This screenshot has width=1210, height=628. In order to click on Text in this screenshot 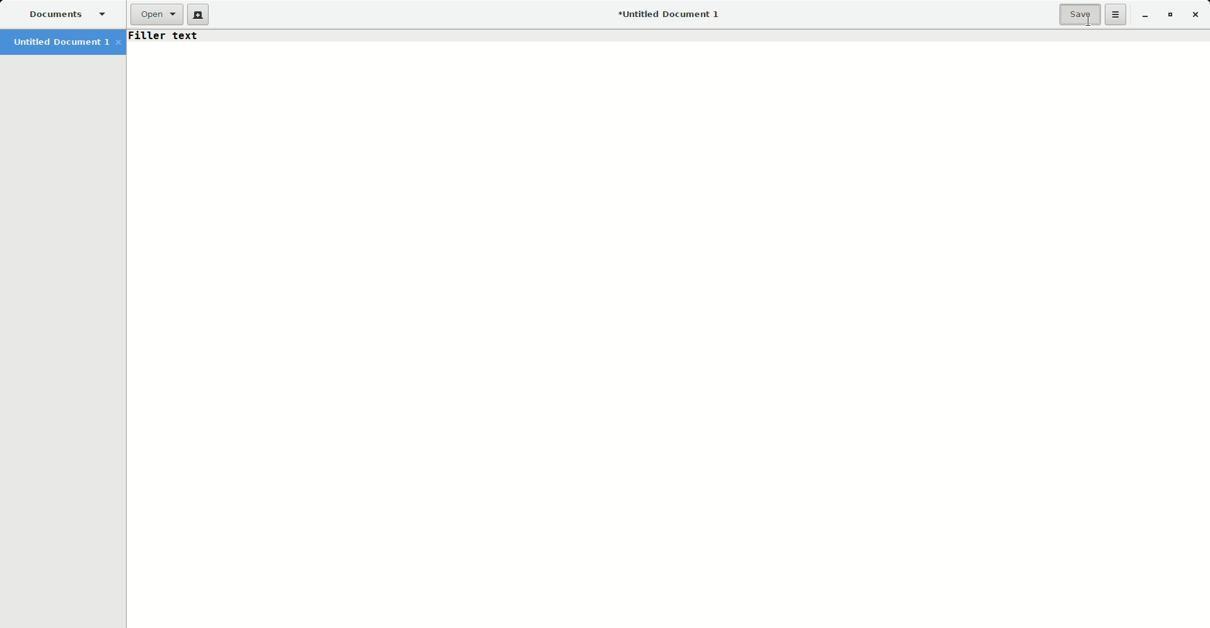, I will do `click(163, 36)`.